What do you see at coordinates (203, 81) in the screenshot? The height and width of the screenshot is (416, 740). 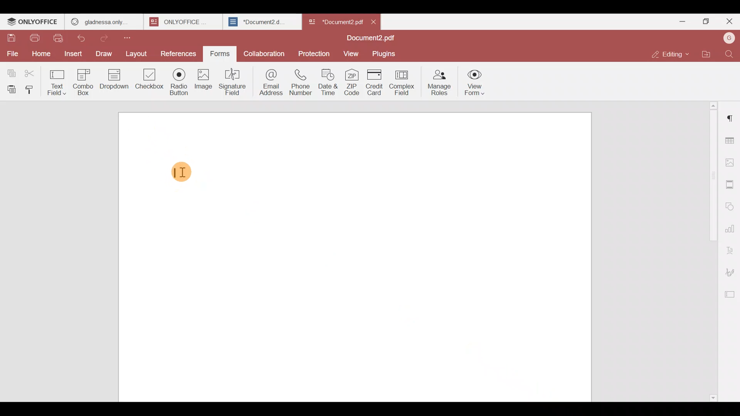 I see `Image` at bounding box center [203, 81].